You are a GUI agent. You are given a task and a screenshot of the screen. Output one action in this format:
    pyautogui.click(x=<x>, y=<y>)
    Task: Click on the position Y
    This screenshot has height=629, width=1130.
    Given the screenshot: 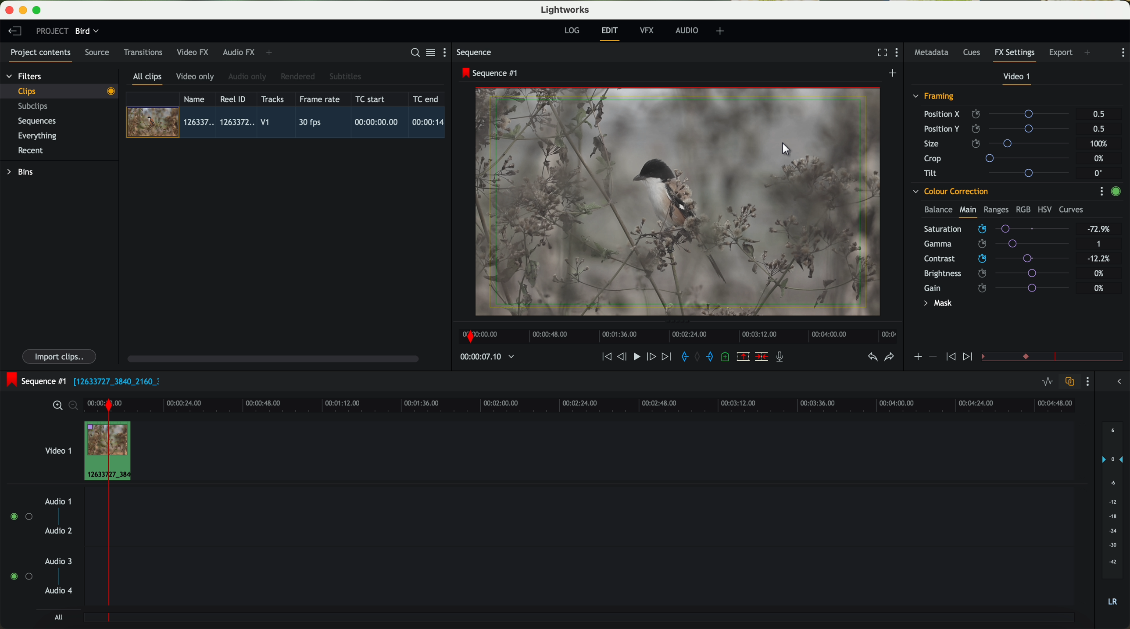 What is the action you would take?
    pyautogui.click(x=1000, y=128)
    